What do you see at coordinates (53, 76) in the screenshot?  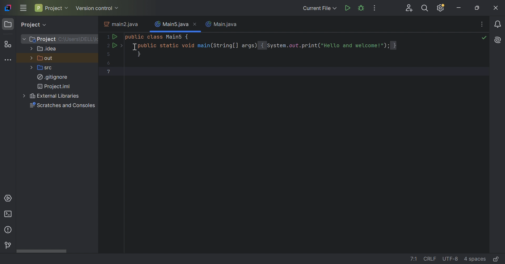 I see `.gitignore` at bounding box center [53, 76].